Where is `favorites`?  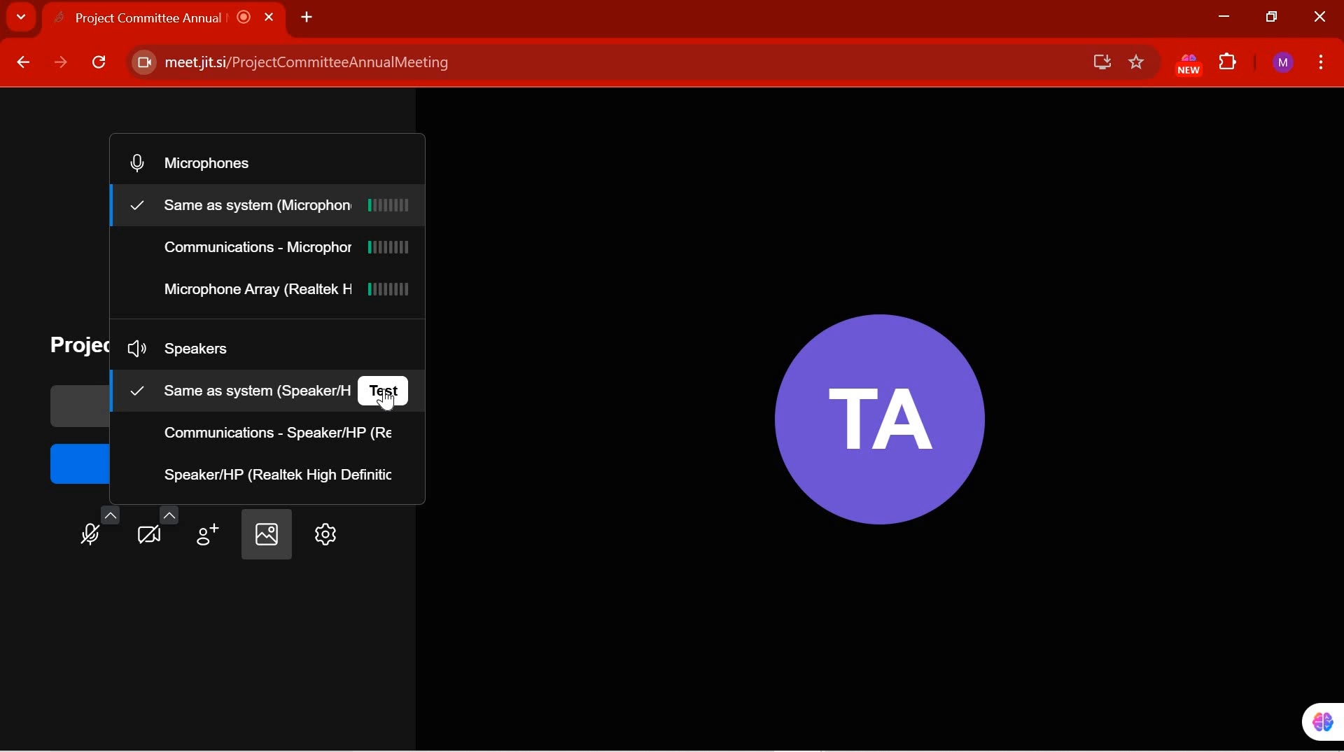 favorites is located at coordinates (1137, 63).